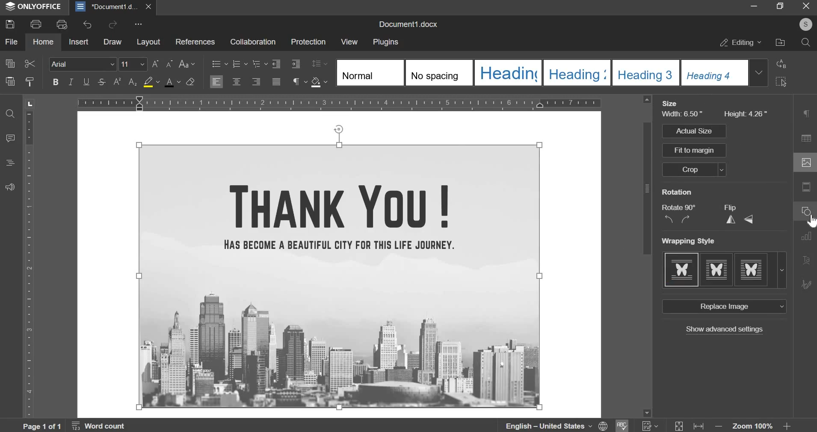  Describe the element at coordinates (71, 81) in the screenshot. I see `italics` at that location.